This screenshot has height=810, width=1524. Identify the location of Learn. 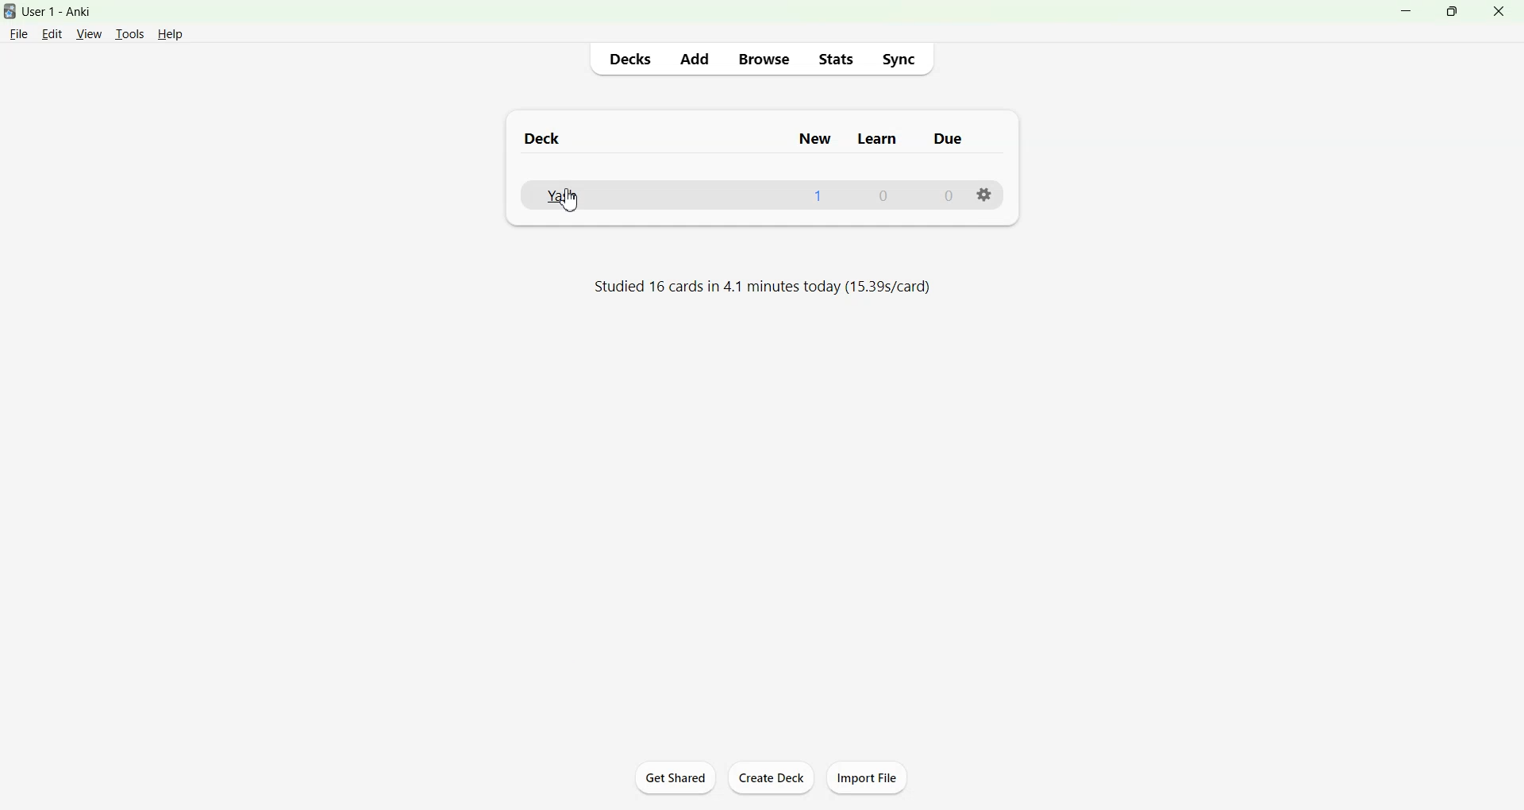
(877, 141).